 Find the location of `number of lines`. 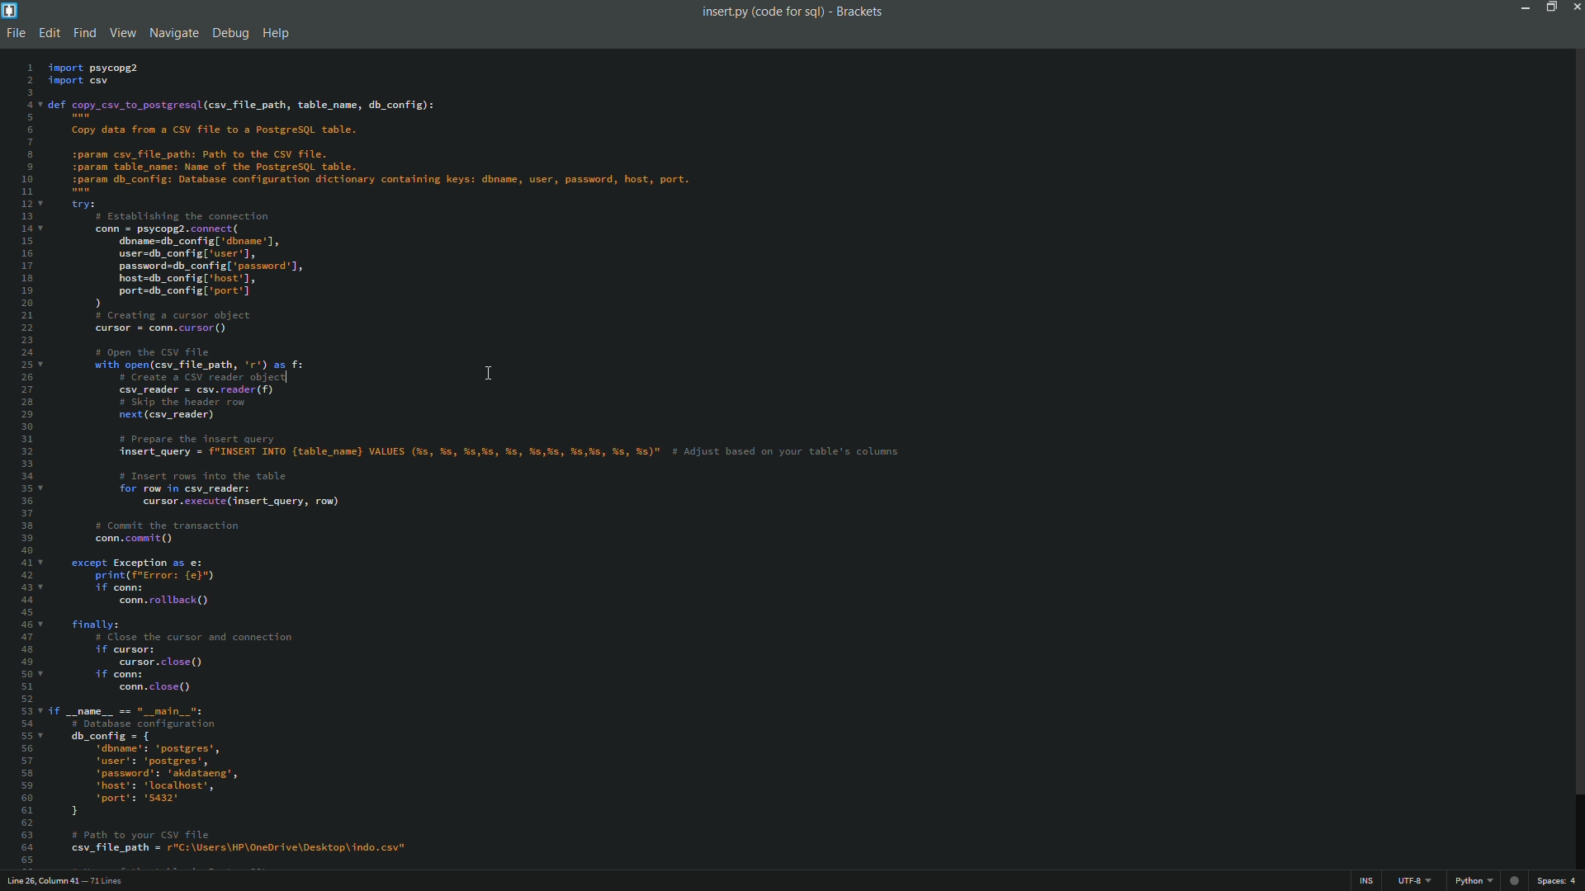

number of lines is located at coordinates (106, 880).